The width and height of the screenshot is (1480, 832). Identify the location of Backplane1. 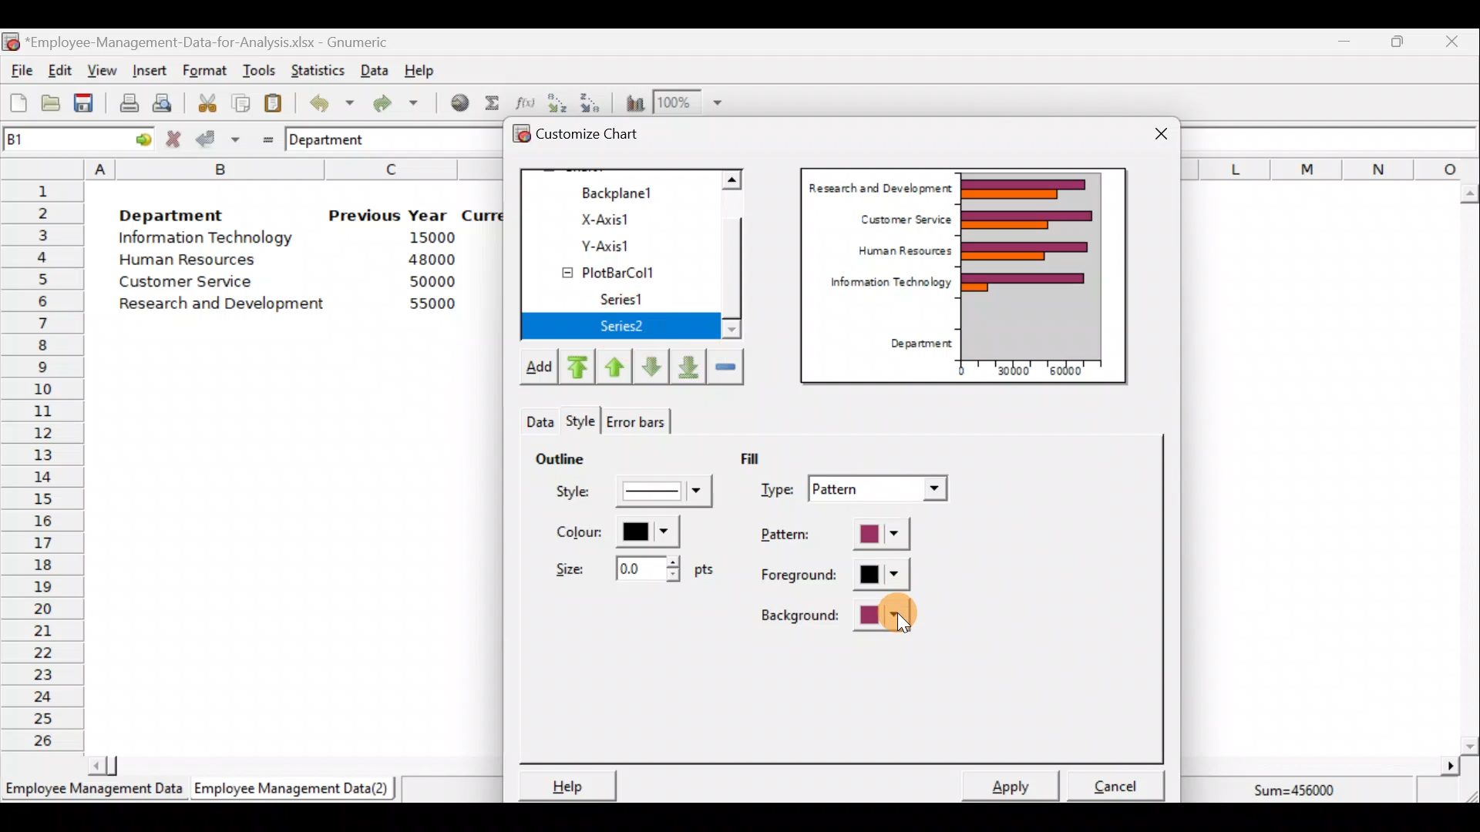
(624, 191).